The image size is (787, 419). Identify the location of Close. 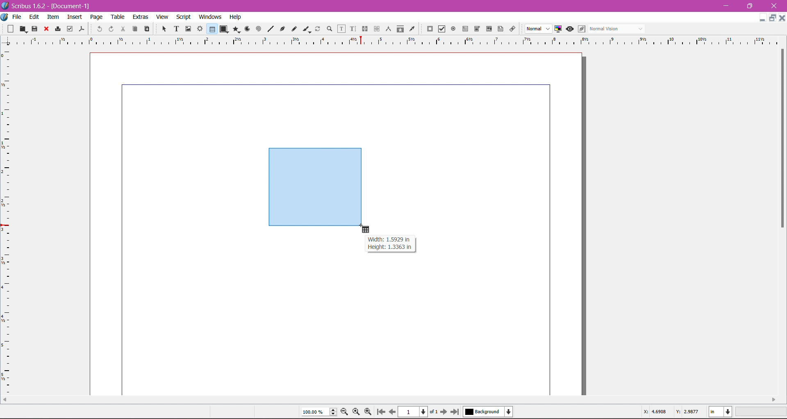
(45, 29).